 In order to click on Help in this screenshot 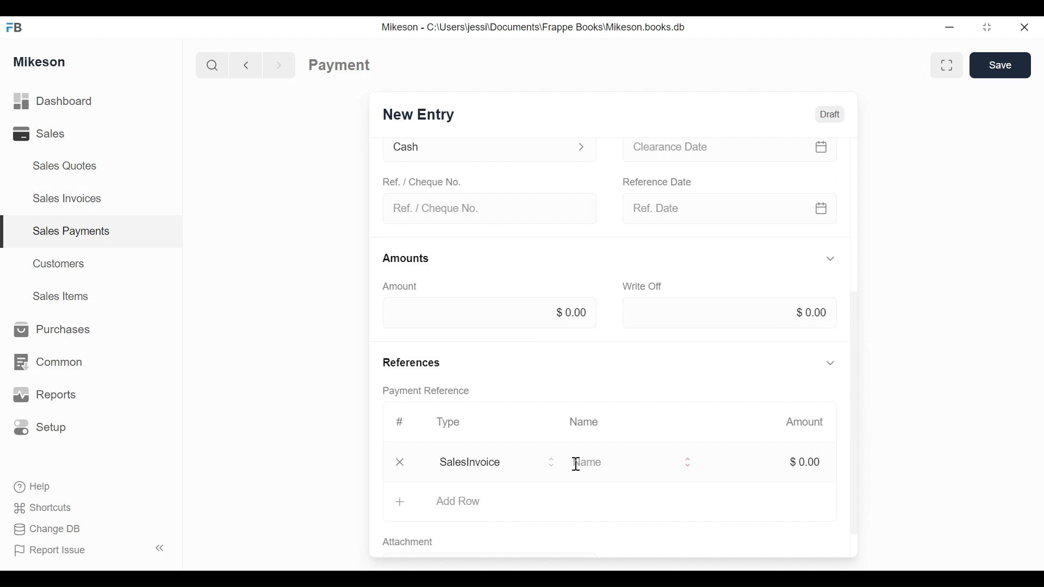, I will do `click(40, 486)`.